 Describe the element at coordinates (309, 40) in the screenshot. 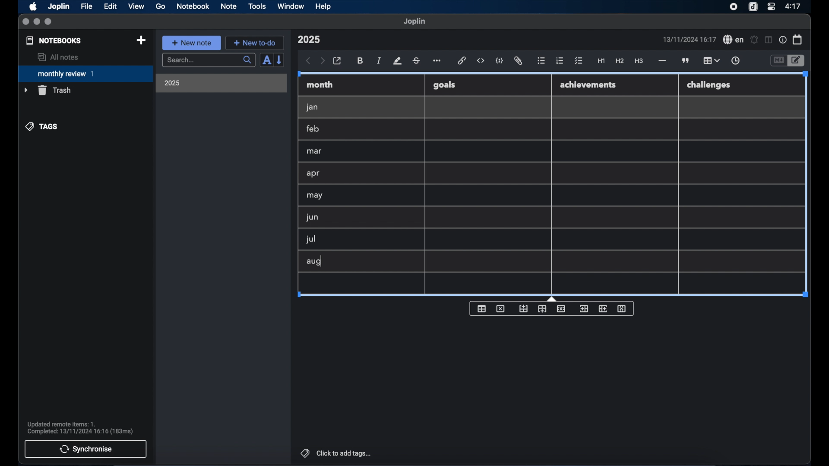

I see `note title` at that location.